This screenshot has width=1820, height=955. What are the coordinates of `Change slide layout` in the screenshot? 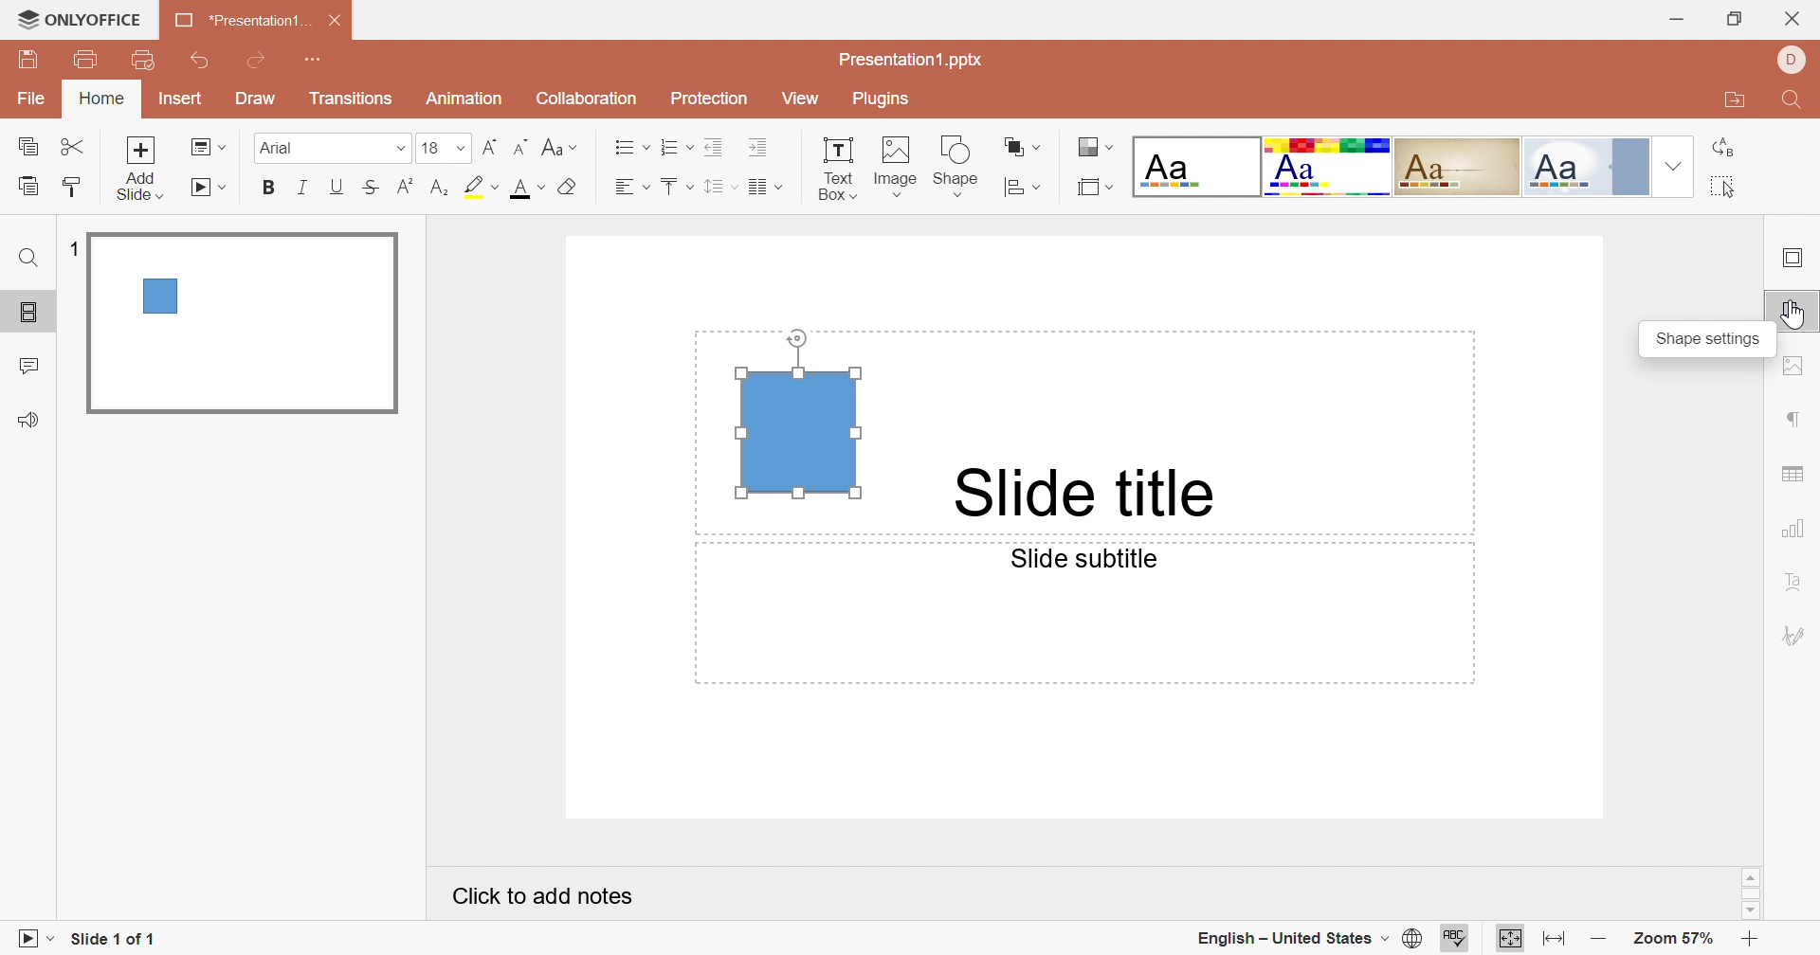 It's located at (207, 148).